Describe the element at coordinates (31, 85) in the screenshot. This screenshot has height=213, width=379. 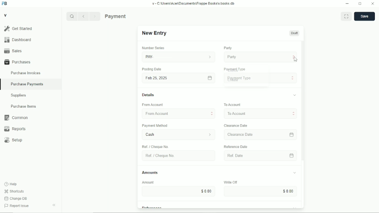
I see `Purchase Payments` at that location.